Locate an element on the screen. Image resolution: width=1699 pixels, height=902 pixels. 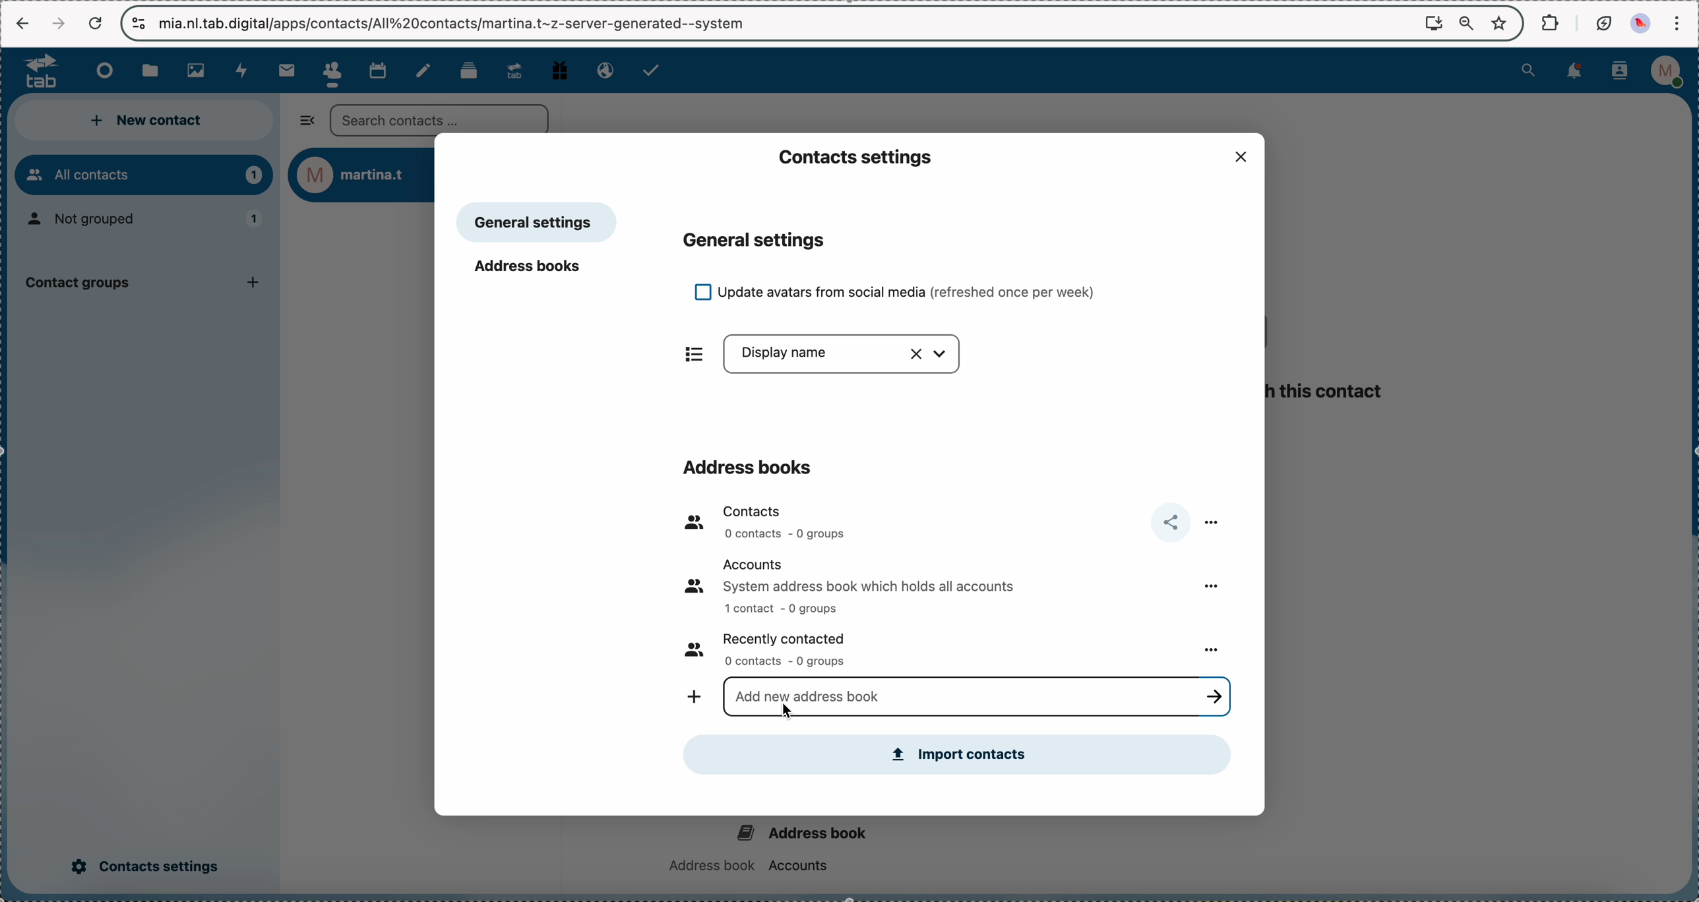
click for typing is located at coordinates (973, 697).